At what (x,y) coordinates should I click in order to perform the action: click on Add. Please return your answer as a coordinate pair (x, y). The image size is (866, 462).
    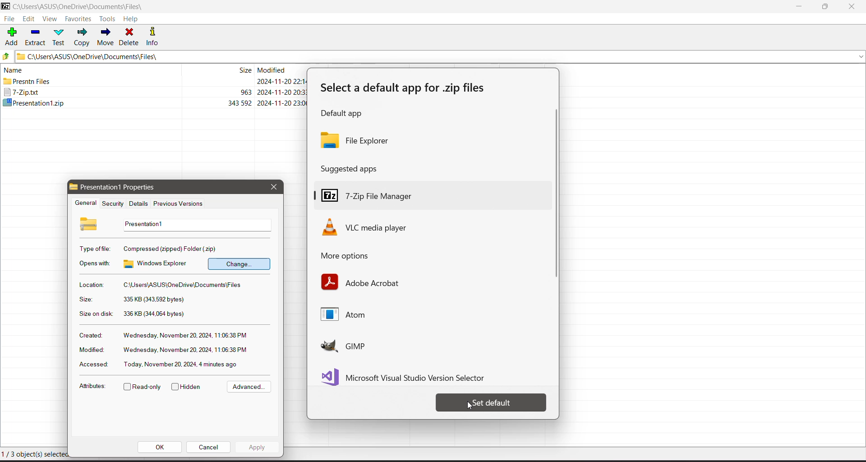
    Looking at the image, I should click on (12, 36).